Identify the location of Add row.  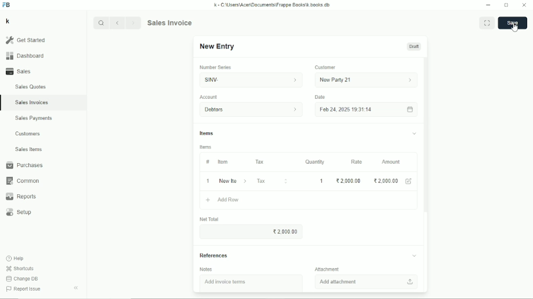
(222, 200).